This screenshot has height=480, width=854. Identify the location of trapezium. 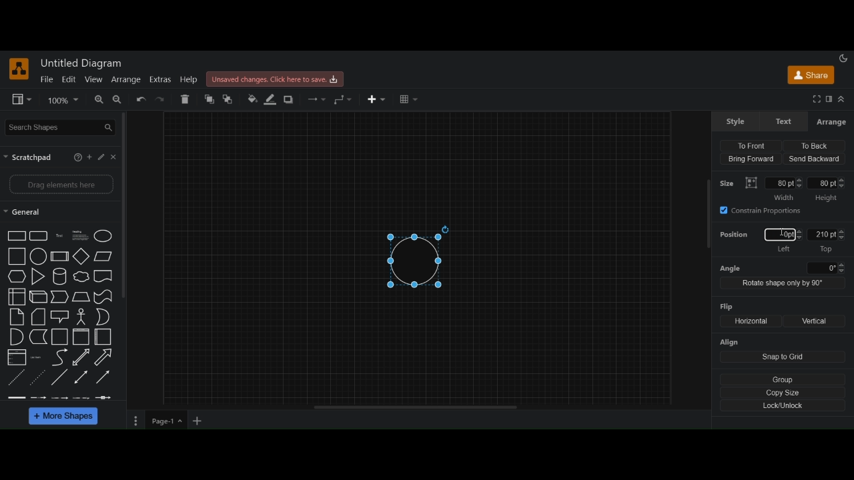
(103, 255).